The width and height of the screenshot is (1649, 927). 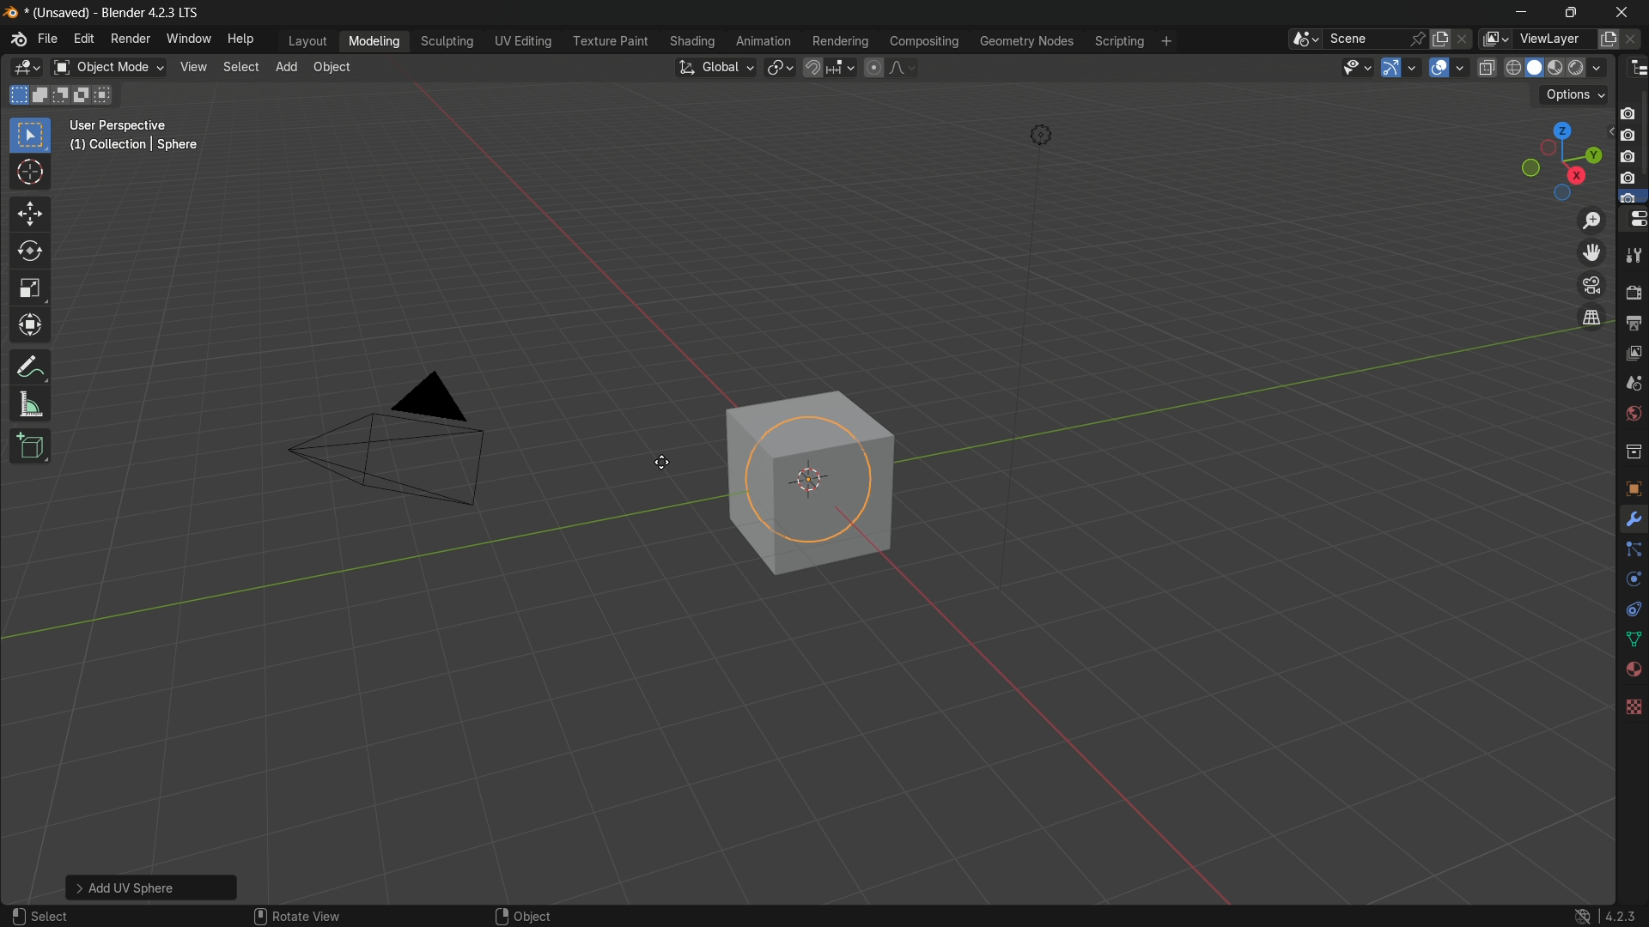 What do you see at coordinates (1629, 550) in the screenshot?
I see `Constraints Tab` at bounding box center [1629, 550].